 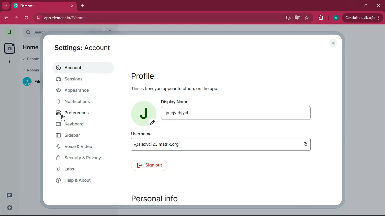 What do you see at coordinates (156, 145) in the screenshot?
I see `@alexvc123:matrix.org` at bounding box center [156, 145].